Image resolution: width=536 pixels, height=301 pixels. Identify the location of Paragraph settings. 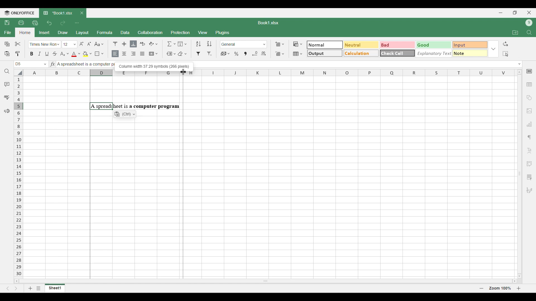
(529, 137).